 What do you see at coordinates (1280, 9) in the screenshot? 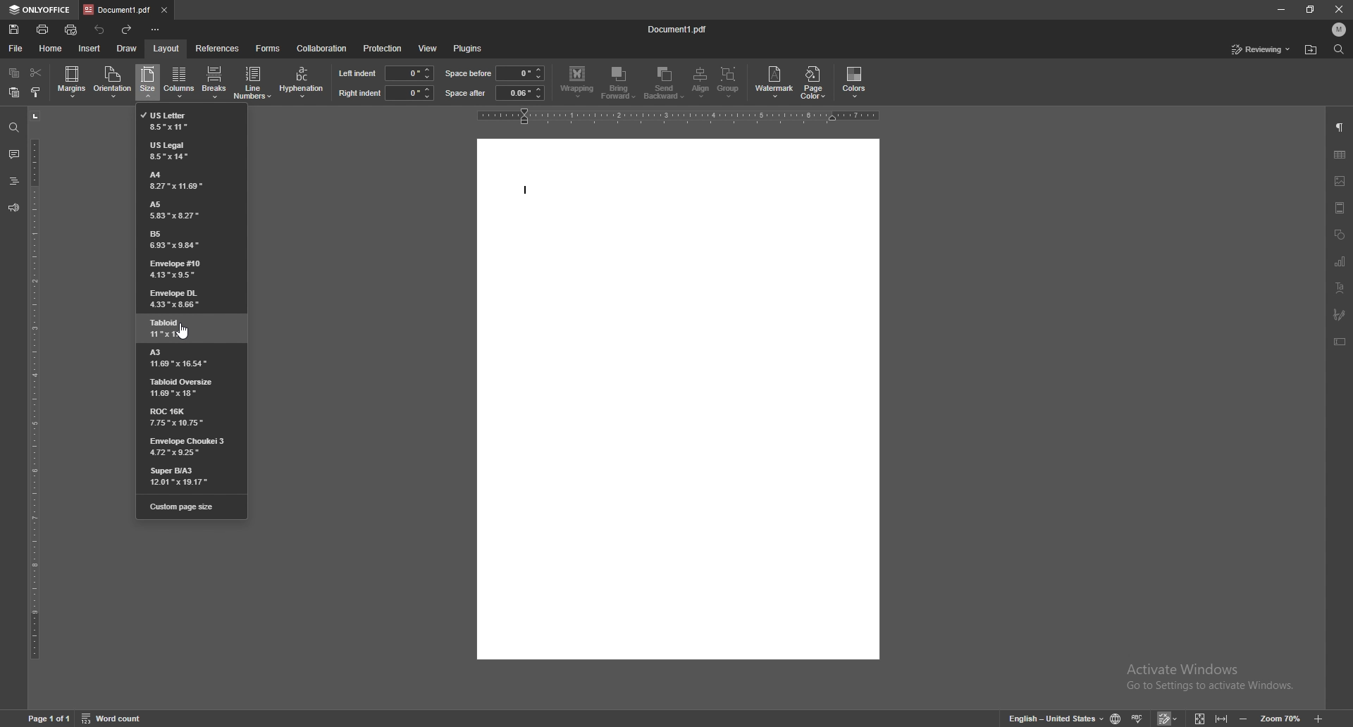
I see `minimize` at bounding box center [1280, 9].